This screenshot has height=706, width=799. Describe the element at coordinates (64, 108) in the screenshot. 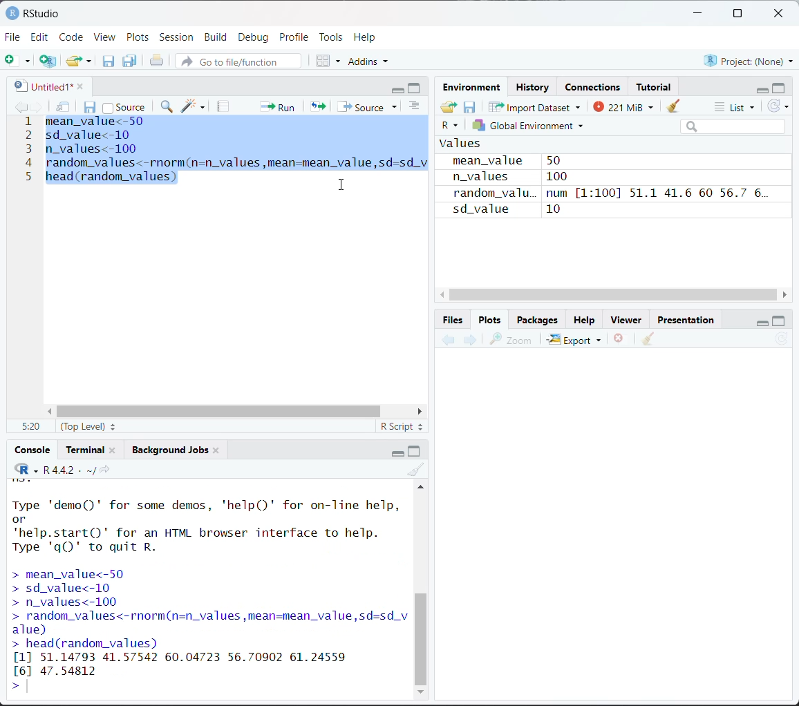

I see `show in new window` at that location.